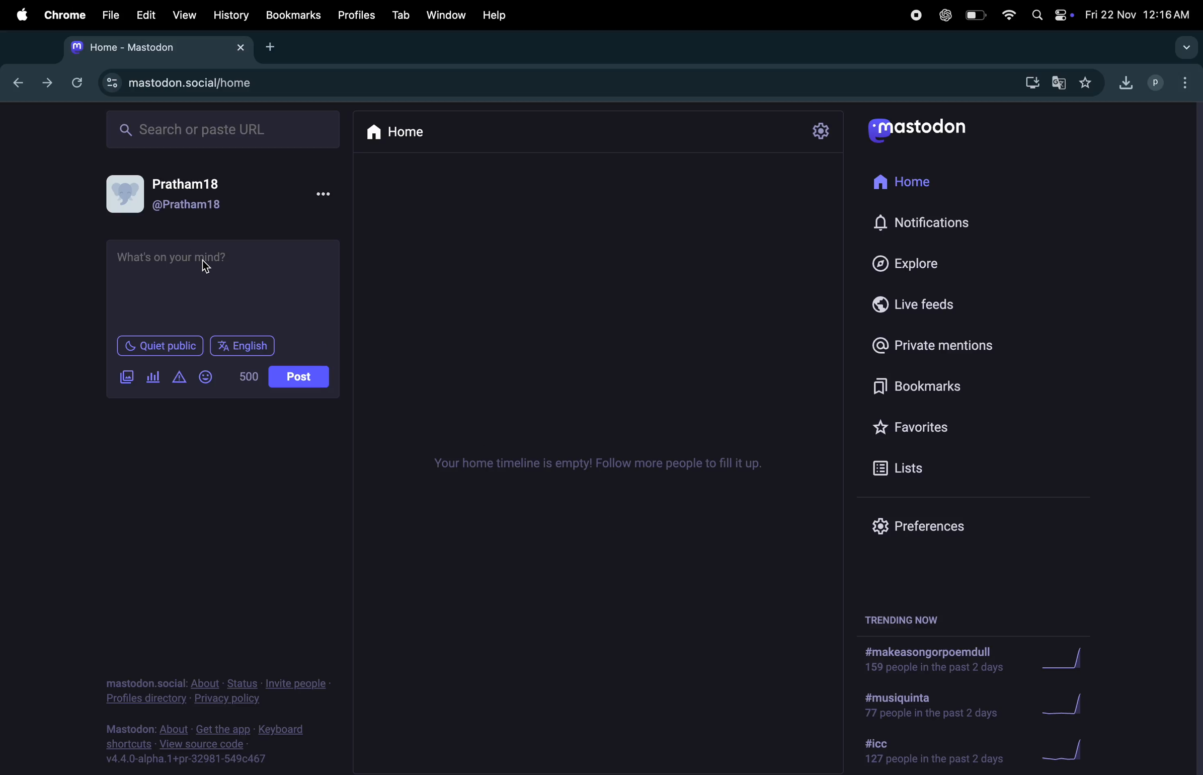  I want to click on file, so click(108, 15).